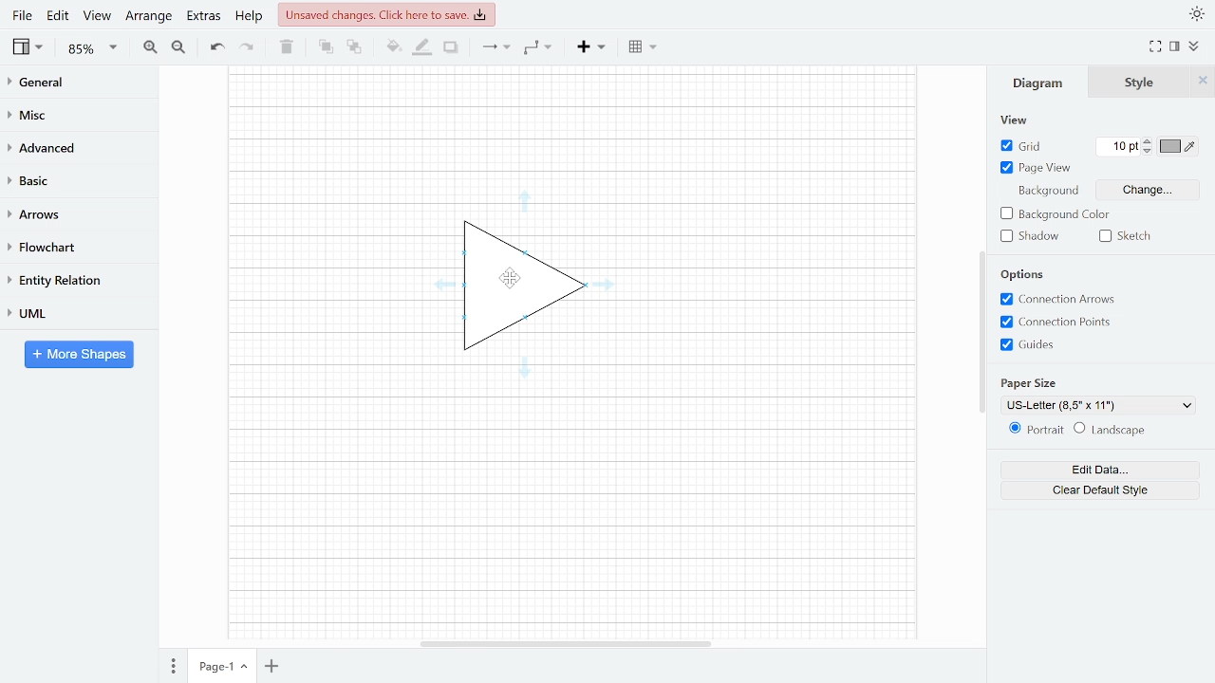  I want to click on Pages, so click(169, 668).